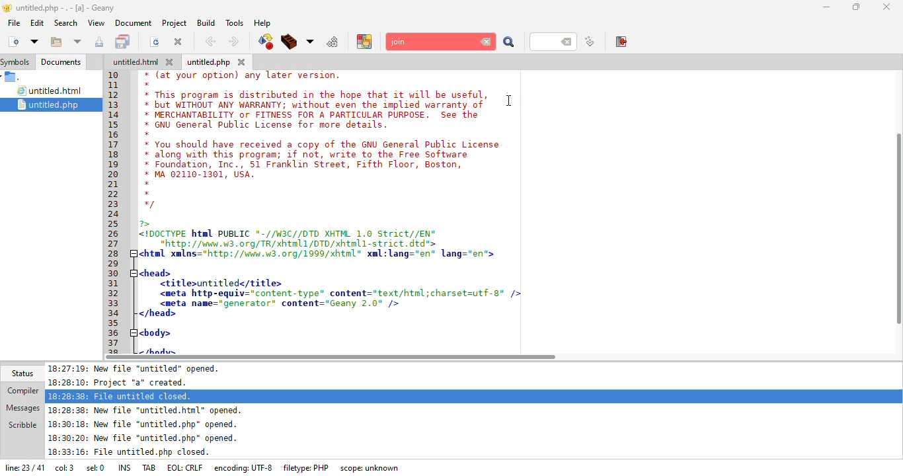 The image size is (903, 476). Describe the element at coordinates (22, 407) in the screenshot. I see `messages` at that location.